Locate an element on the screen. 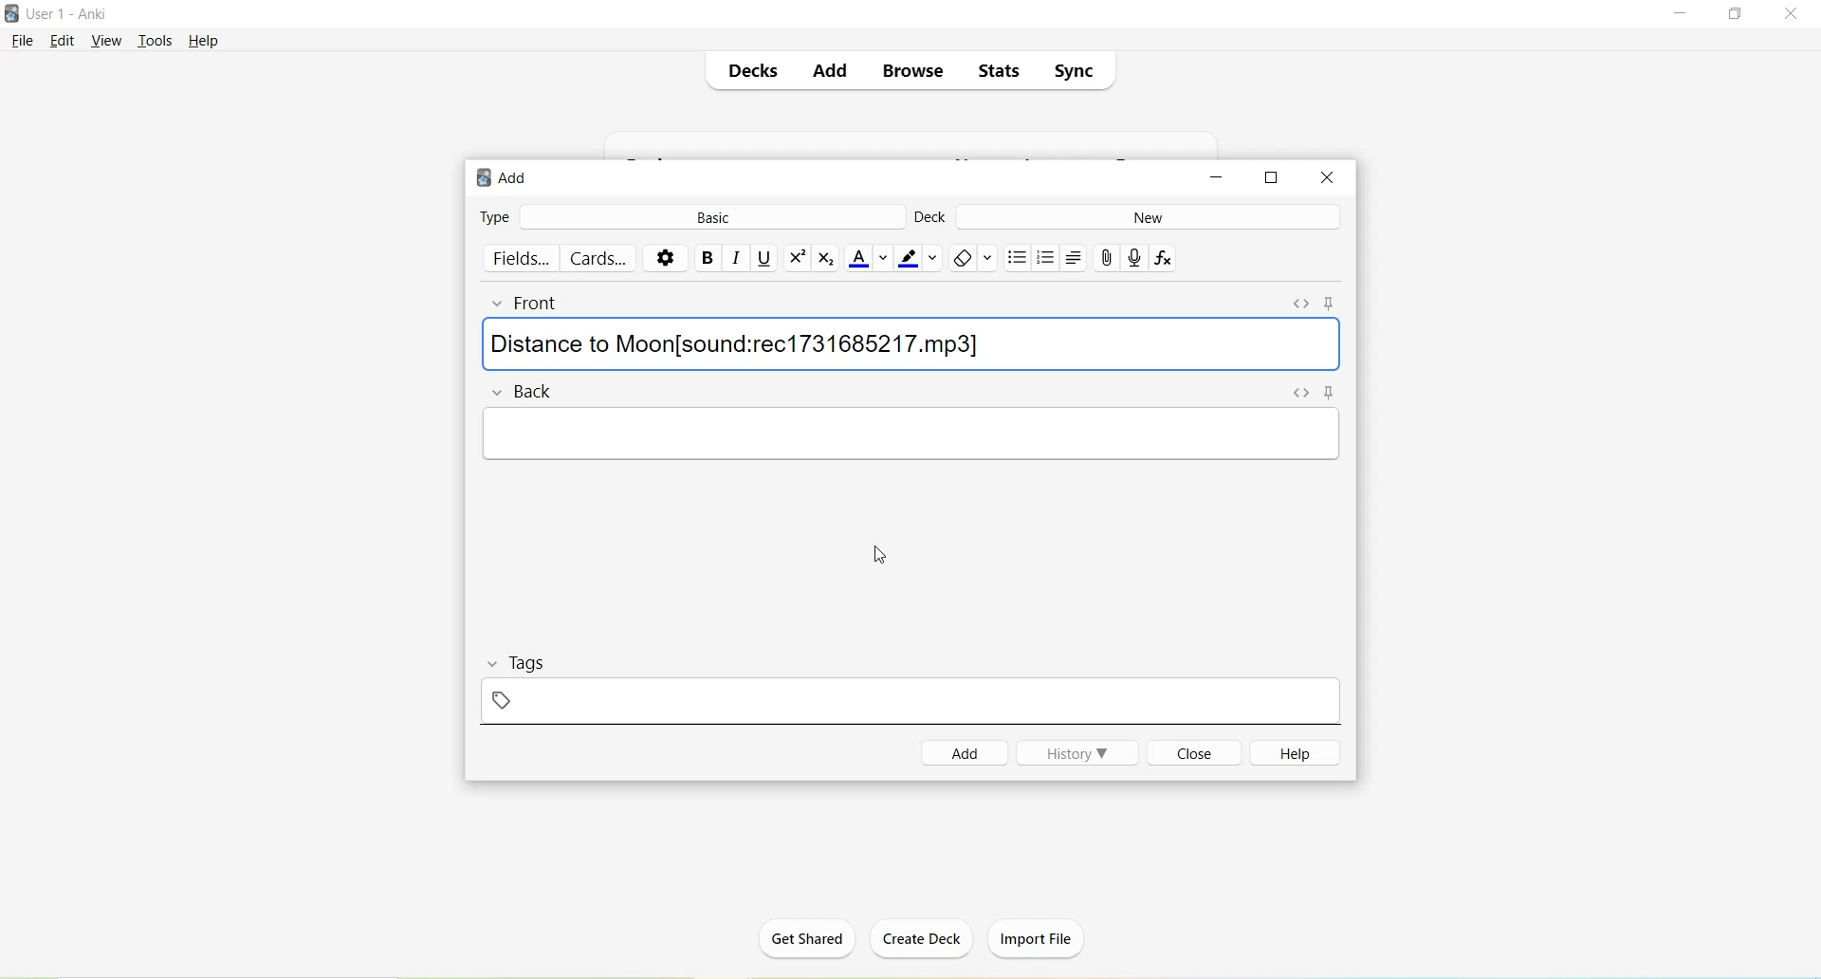 The height and width of the screenshot is (979, 1821). Close is located at coordinates (1791, 14).